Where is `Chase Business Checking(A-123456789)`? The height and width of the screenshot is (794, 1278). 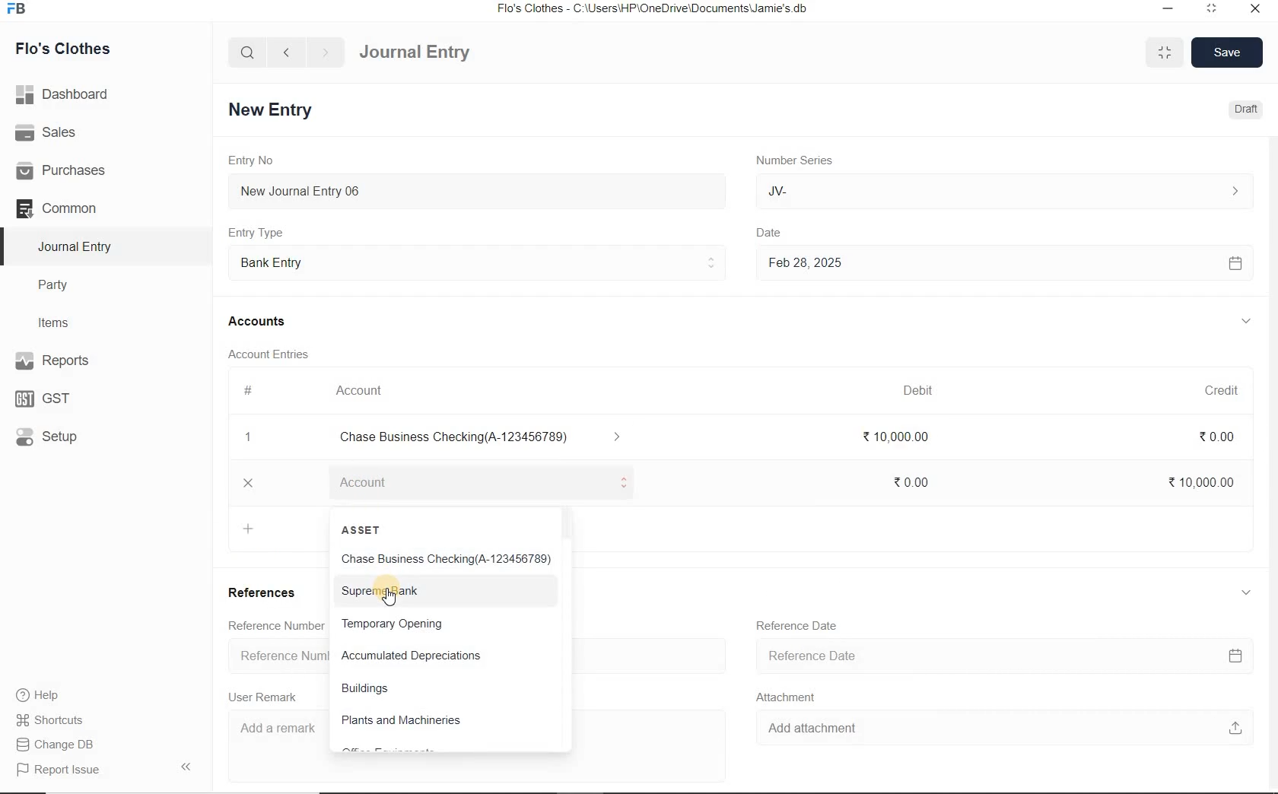 Chase Business Checking(A-123456789) is located at coordinates (445, 560).